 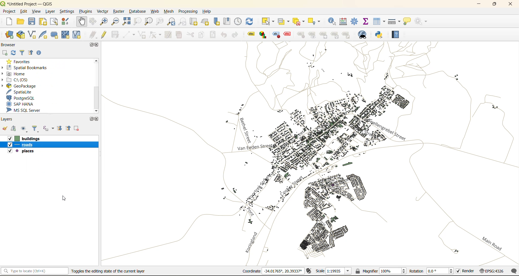 I want to click on new spatial bookmark, so click(x=216, y=22).